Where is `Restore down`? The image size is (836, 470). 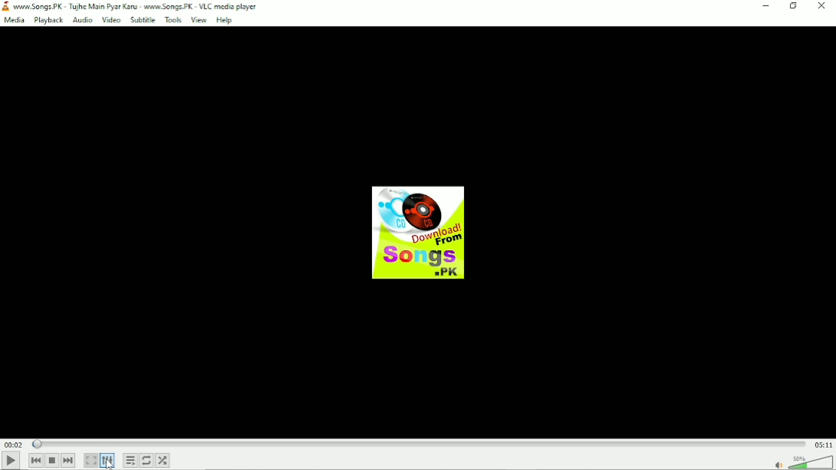
Restore down is located at coordinates (793, 6).